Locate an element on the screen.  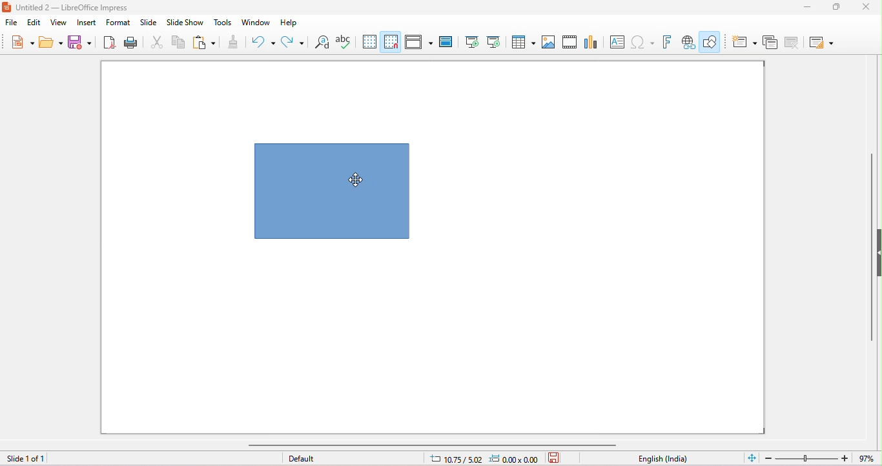
save is located at coordinates (557, 457).